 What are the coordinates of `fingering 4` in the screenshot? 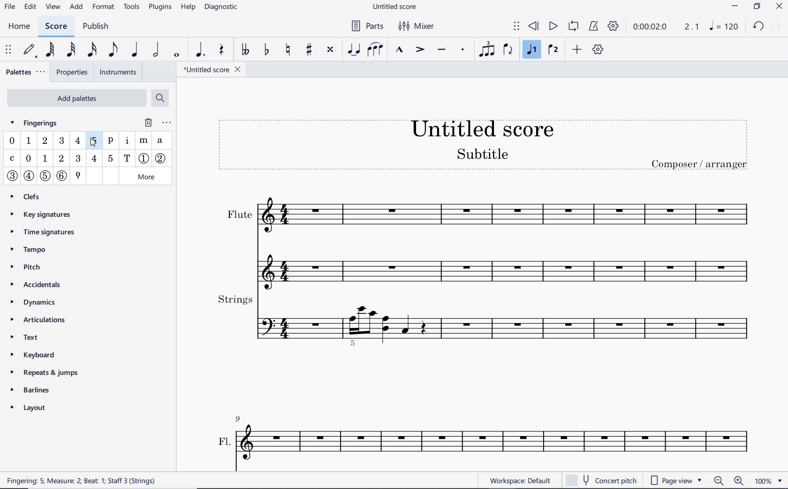 It's located at (77, 141).